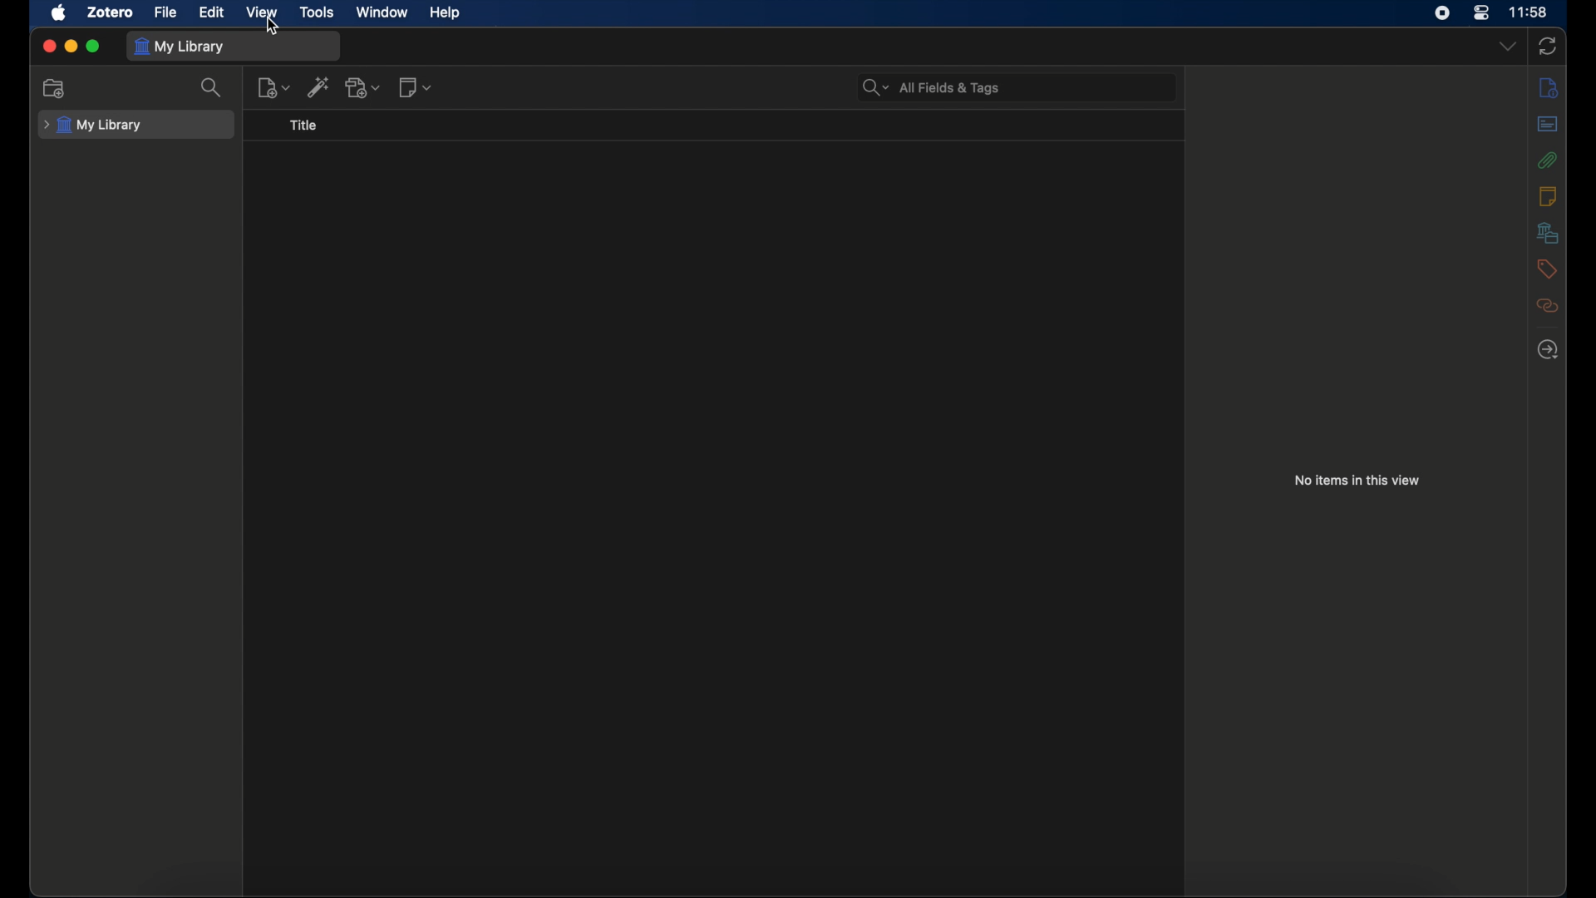 The height and width of the screenshot is (898, 1596). Describe the element at coordinates (383, 12) in the screenshot. I see `window` at that location.